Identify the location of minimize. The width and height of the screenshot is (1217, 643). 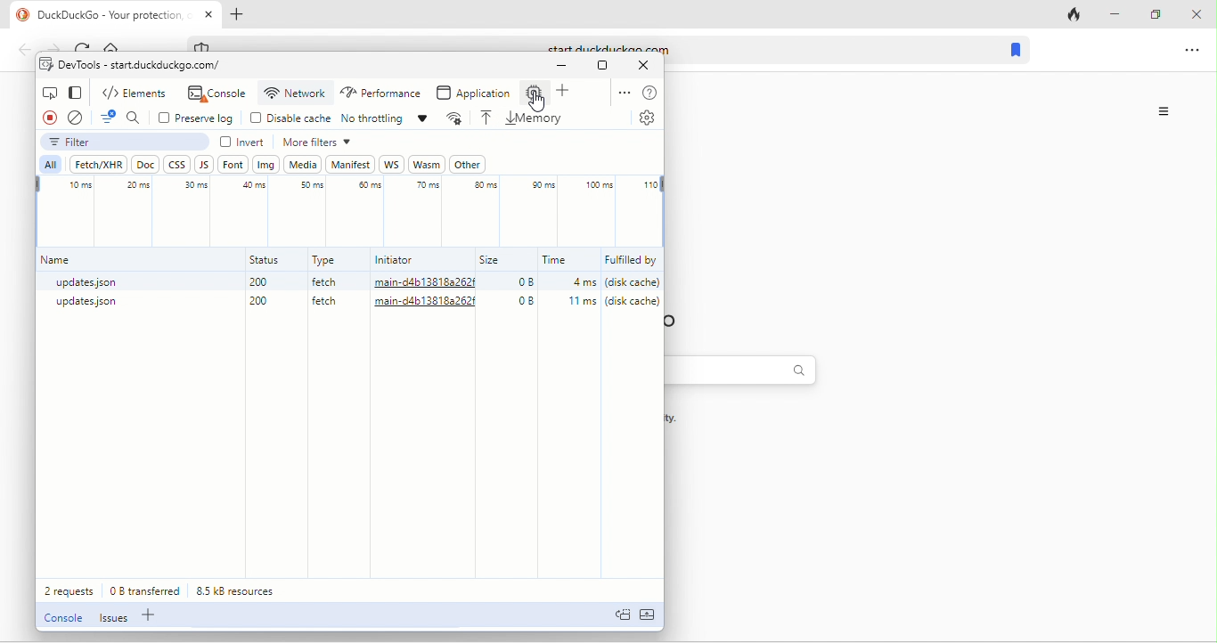
(568, 68).